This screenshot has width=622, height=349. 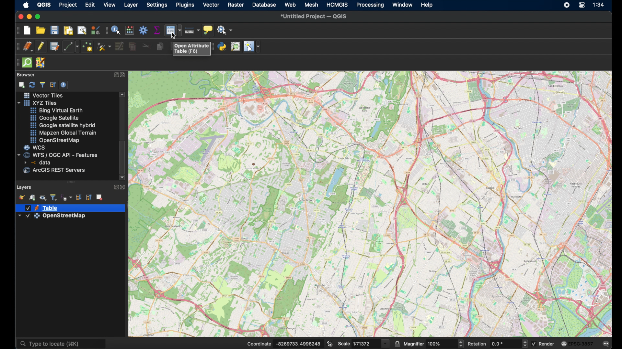 I want to click on vertex tool, so click(x=104, y=46).